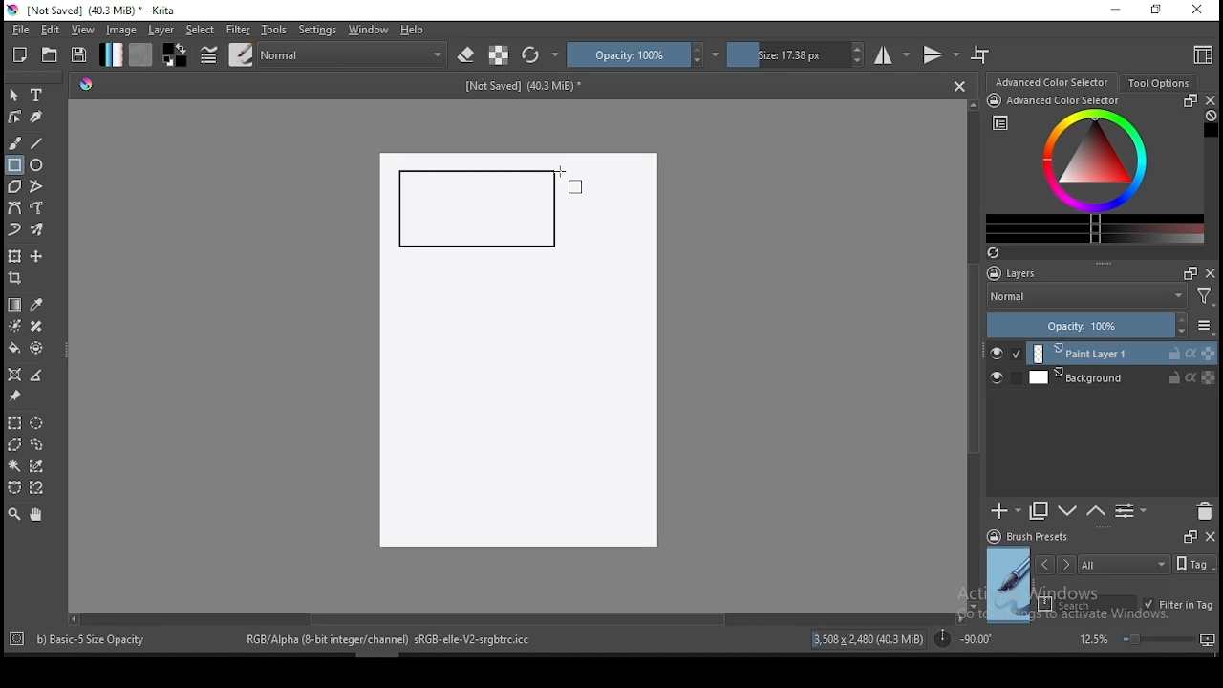 This screenshot has height=688, width=1223. Describe the element at coordinates (959, 85) in the screenshot. I see `Close` at that location.